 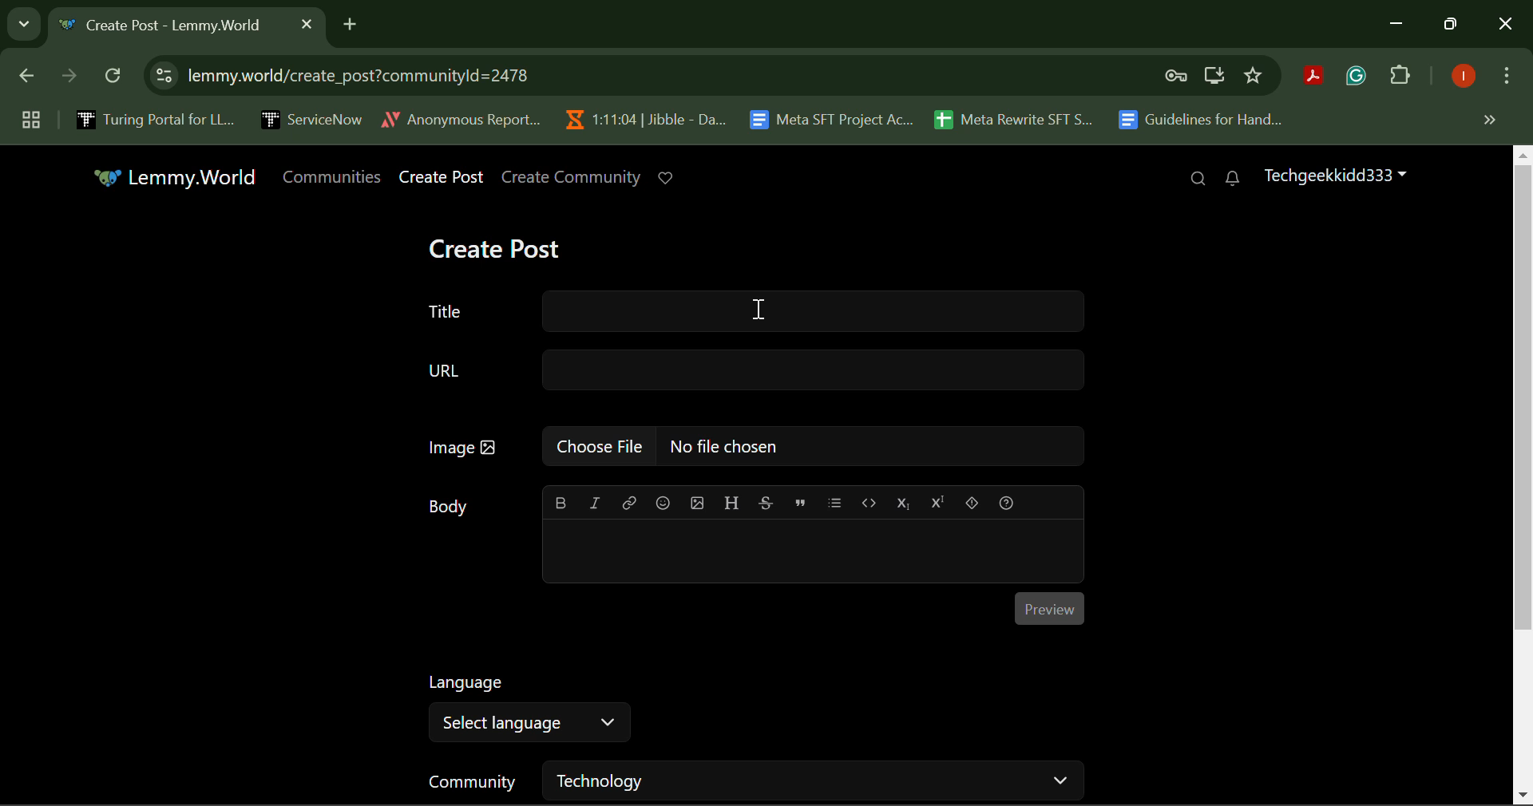 What do you see at coordinates (350, 22) in the screenshot?
I see `Add Tab` at bounding box center [350, 22].